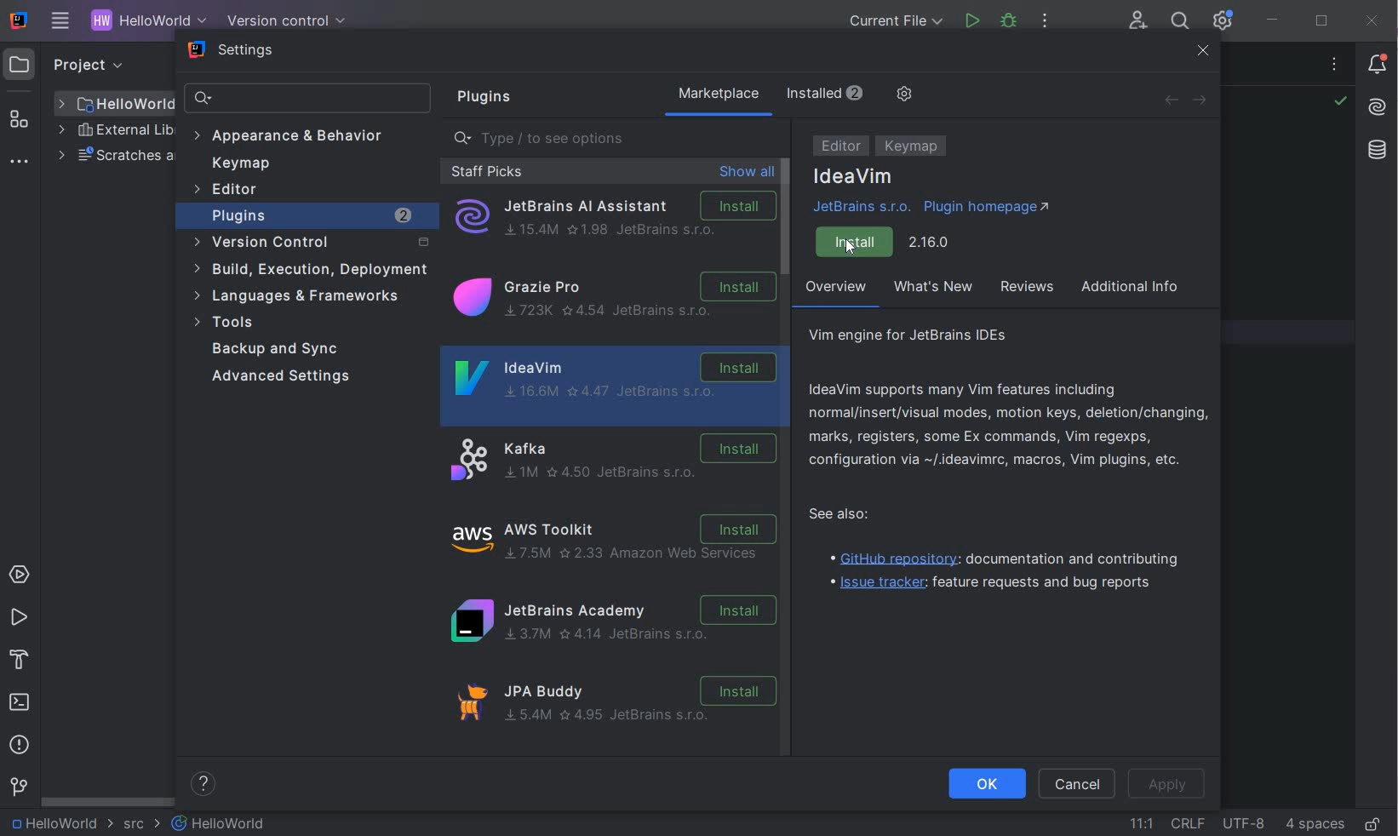 The height and width of the screenshot is (836, 1398). I want to click on IdeaVim, so click(854, 177).